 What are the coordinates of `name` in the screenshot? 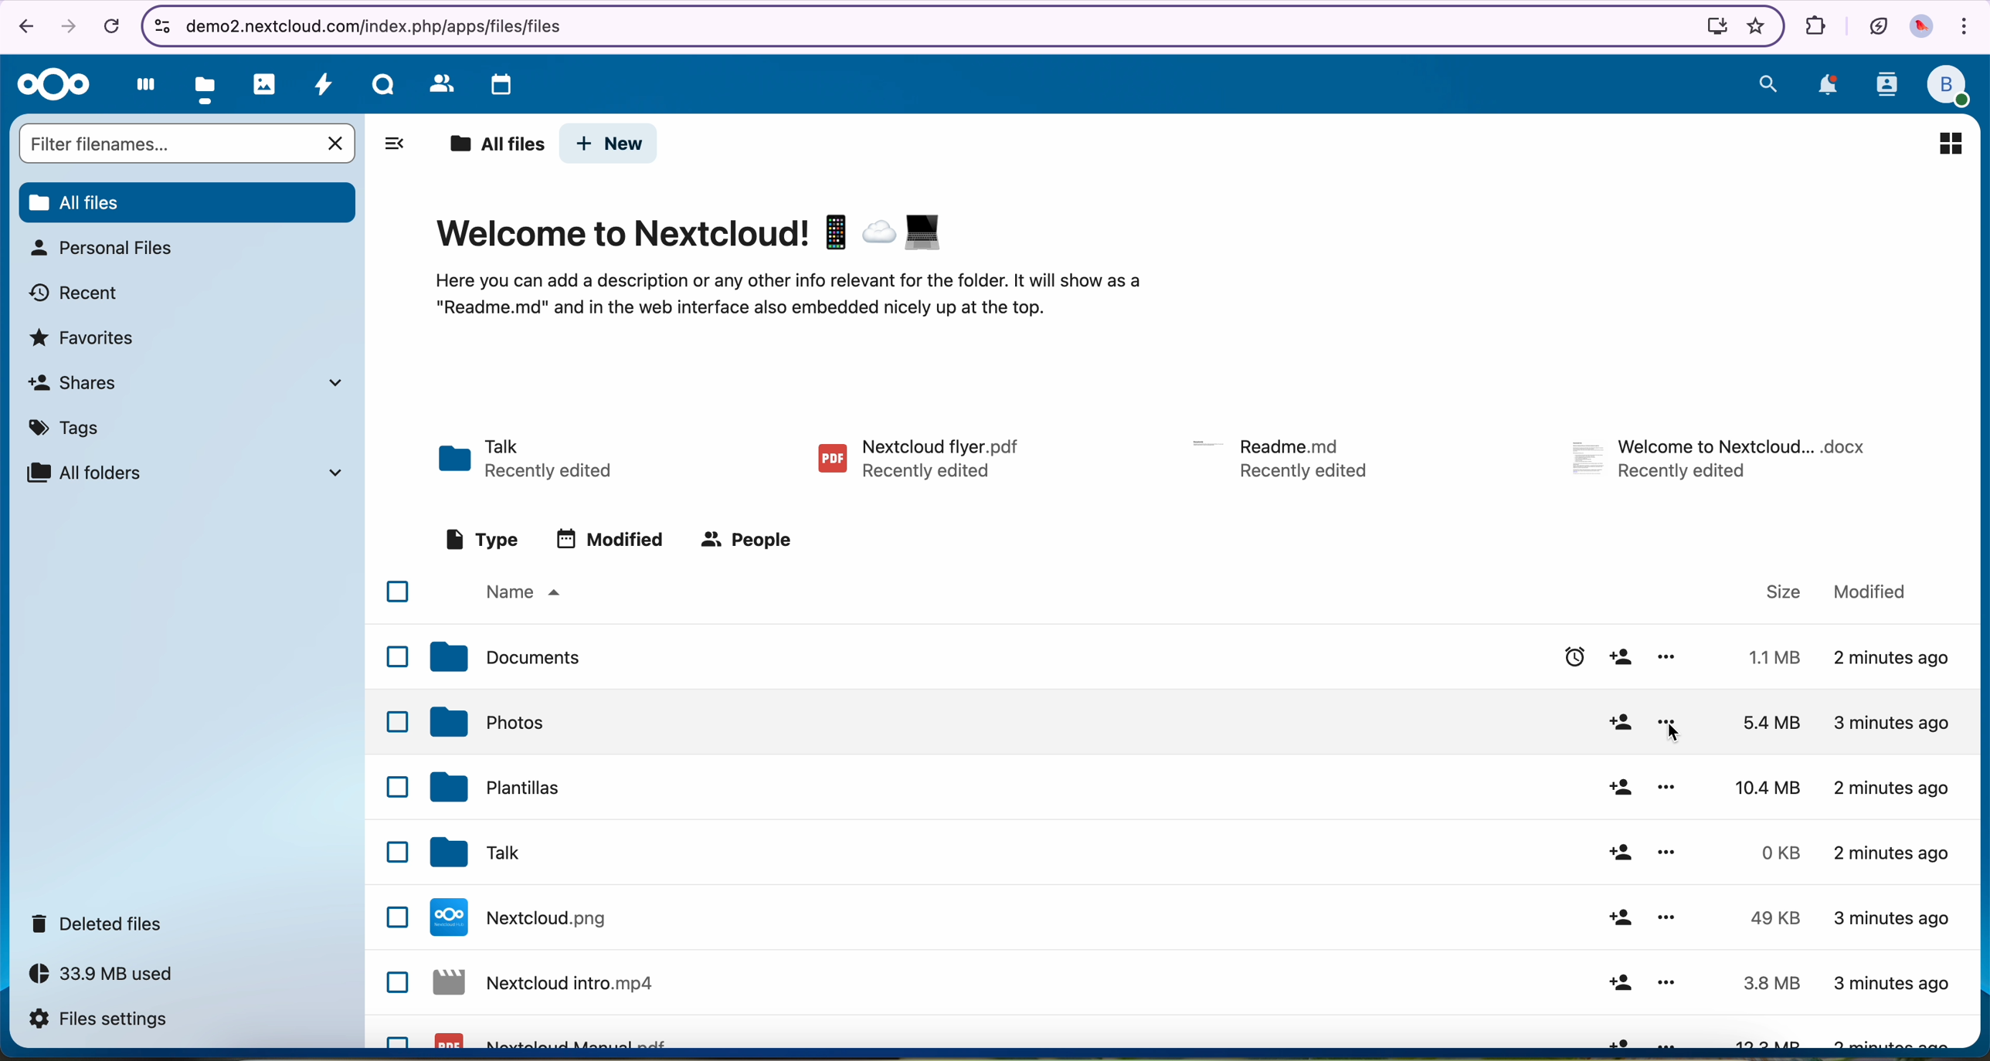 It's located at (531, 592).